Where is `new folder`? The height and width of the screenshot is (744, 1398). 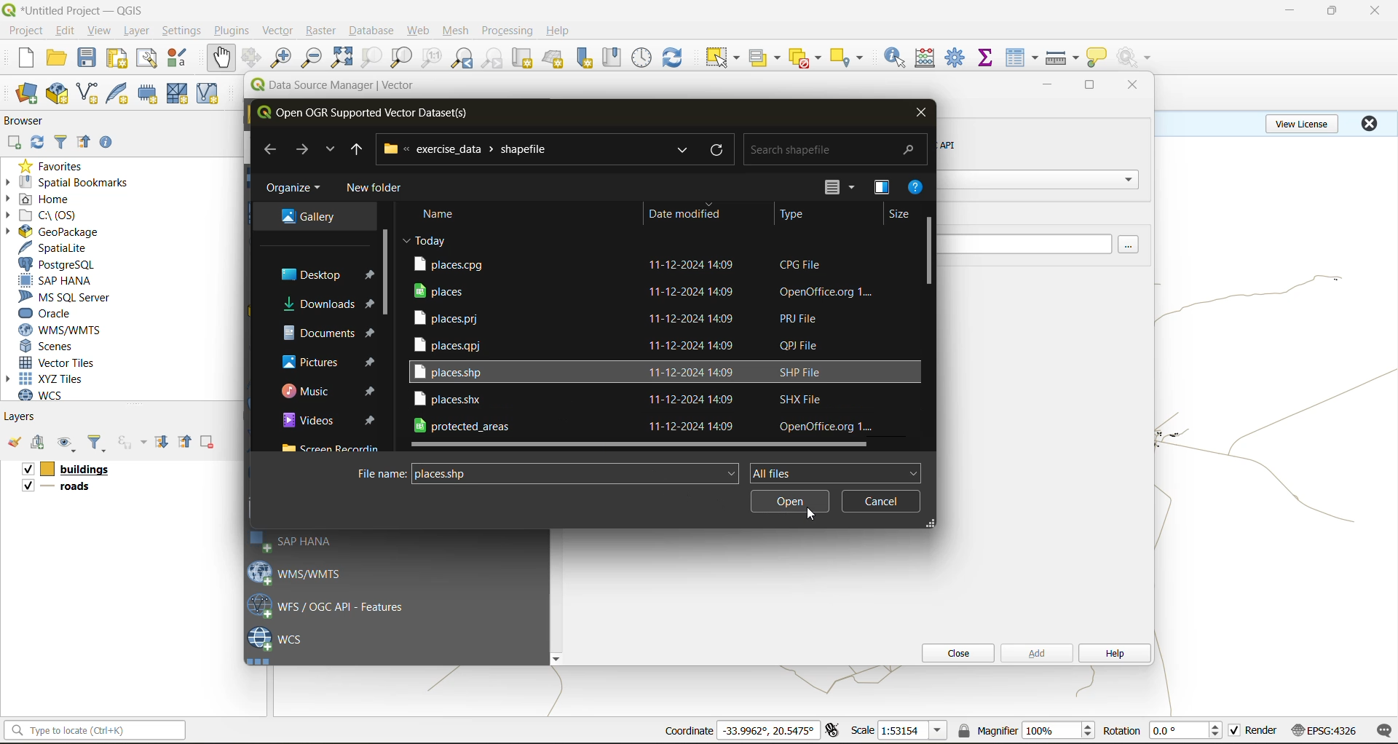 new folder is located at coordinates (378, 190).